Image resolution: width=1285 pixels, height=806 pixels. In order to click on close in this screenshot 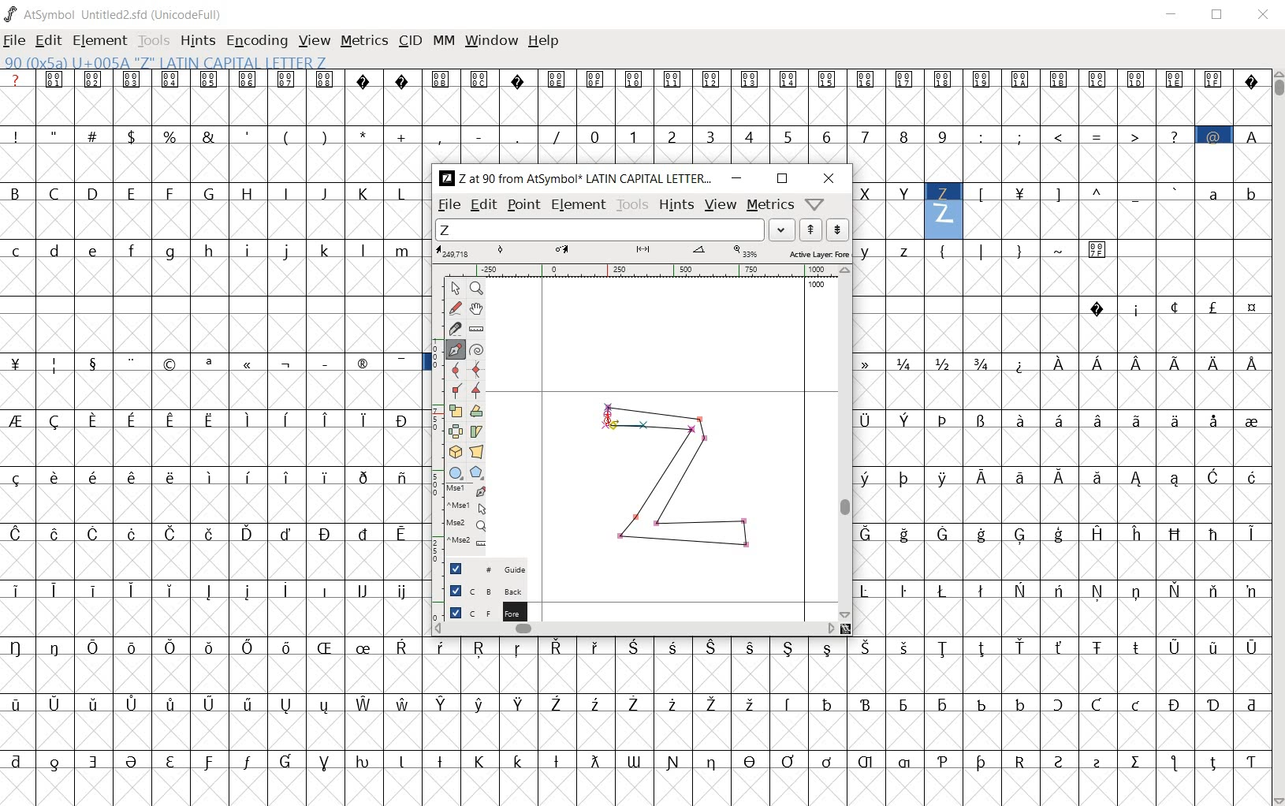, I will do `click(829, 180)`.